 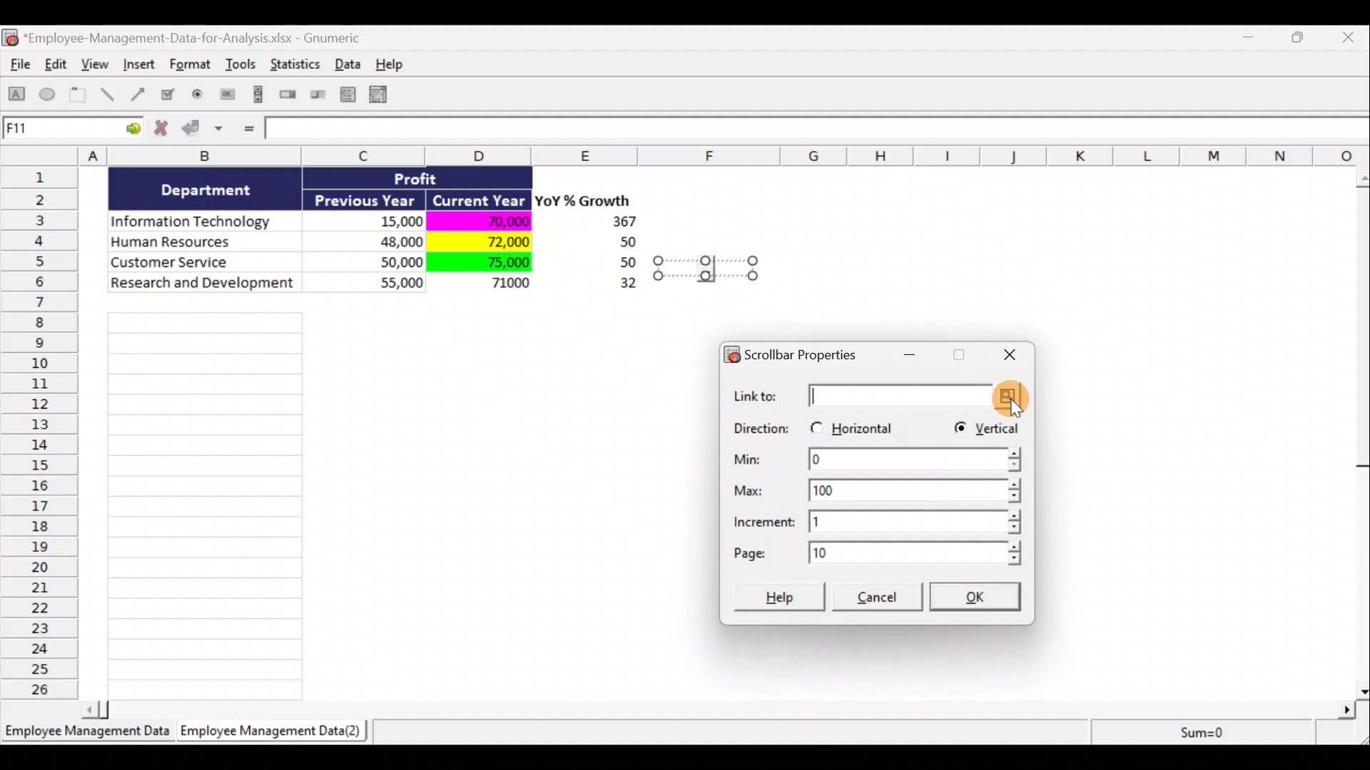 I want to click on Help, so click(x=397, y=64).